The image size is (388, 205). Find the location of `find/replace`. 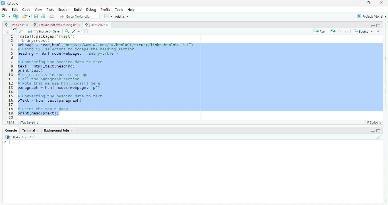

find/replace is located at coordinates (67, 31).